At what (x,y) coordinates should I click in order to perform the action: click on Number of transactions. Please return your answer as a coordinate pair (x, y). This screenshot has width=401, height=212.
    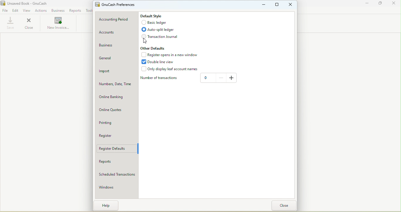
    Looking at the image, I should click on (160, 79).